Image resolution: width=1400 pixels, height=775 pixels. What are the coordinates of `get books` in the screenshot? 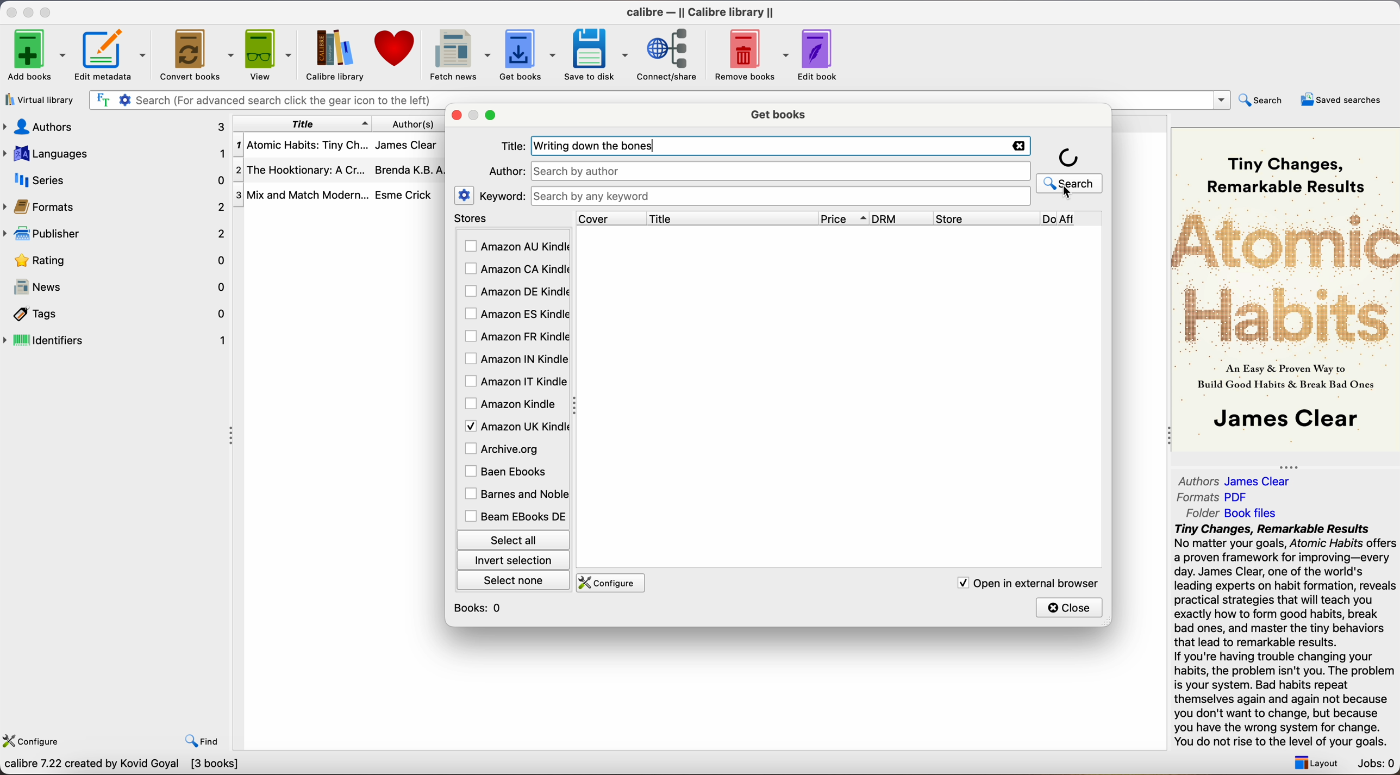 It's located at (780, 113).